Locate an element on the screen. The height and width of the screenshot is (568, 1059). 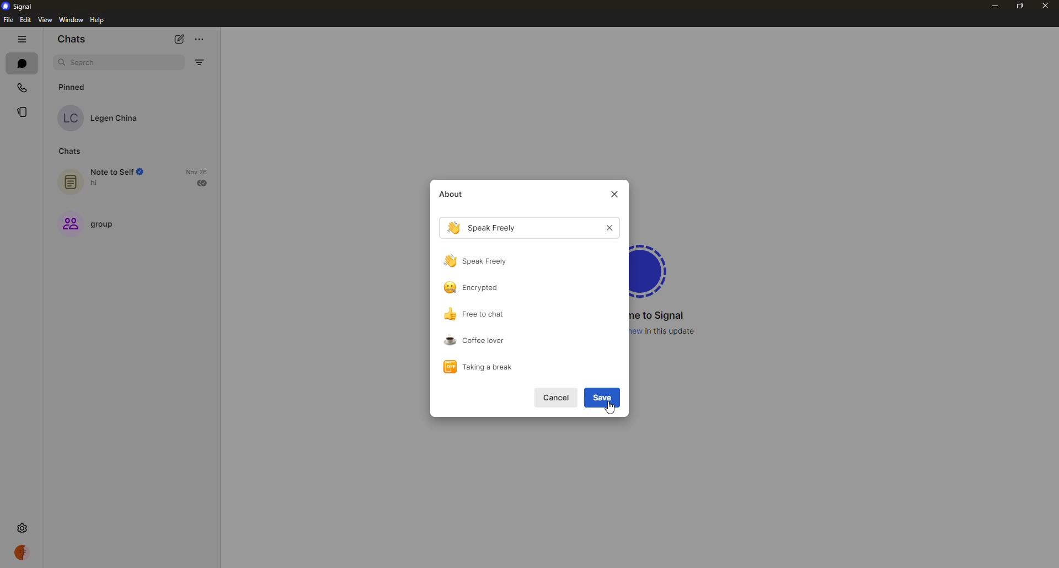
chats is located at coordinates (68, 152).